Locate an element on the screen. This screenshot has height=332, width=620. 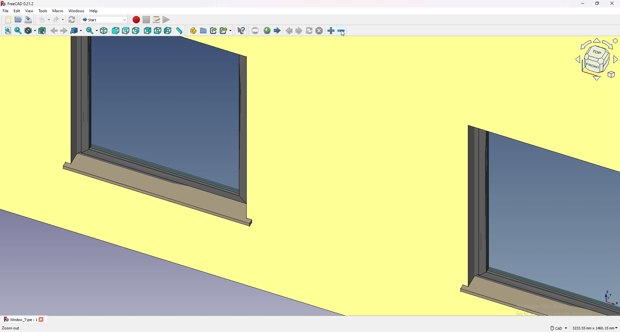
axis is located at coordinates (610, 297).